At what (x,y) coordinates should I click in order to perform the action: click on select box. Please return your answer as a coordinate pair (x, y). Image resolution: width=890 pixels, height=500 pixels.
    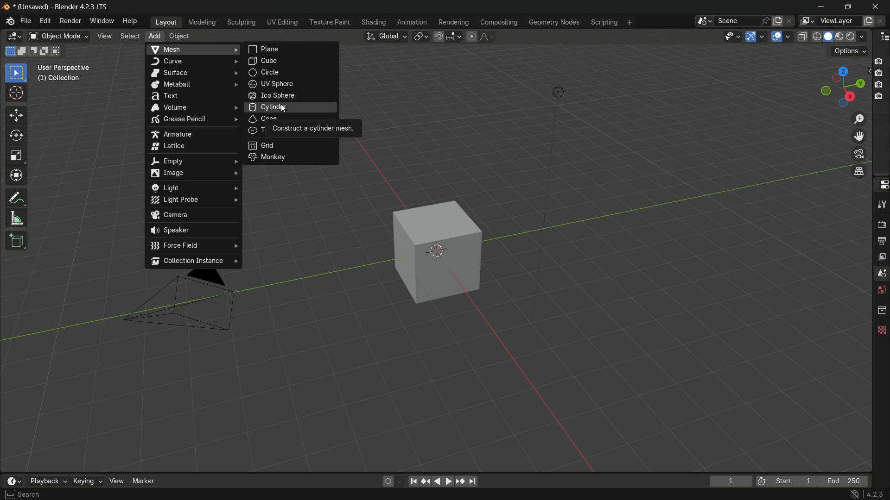
    Looking at the image, I should click on (17, 74).